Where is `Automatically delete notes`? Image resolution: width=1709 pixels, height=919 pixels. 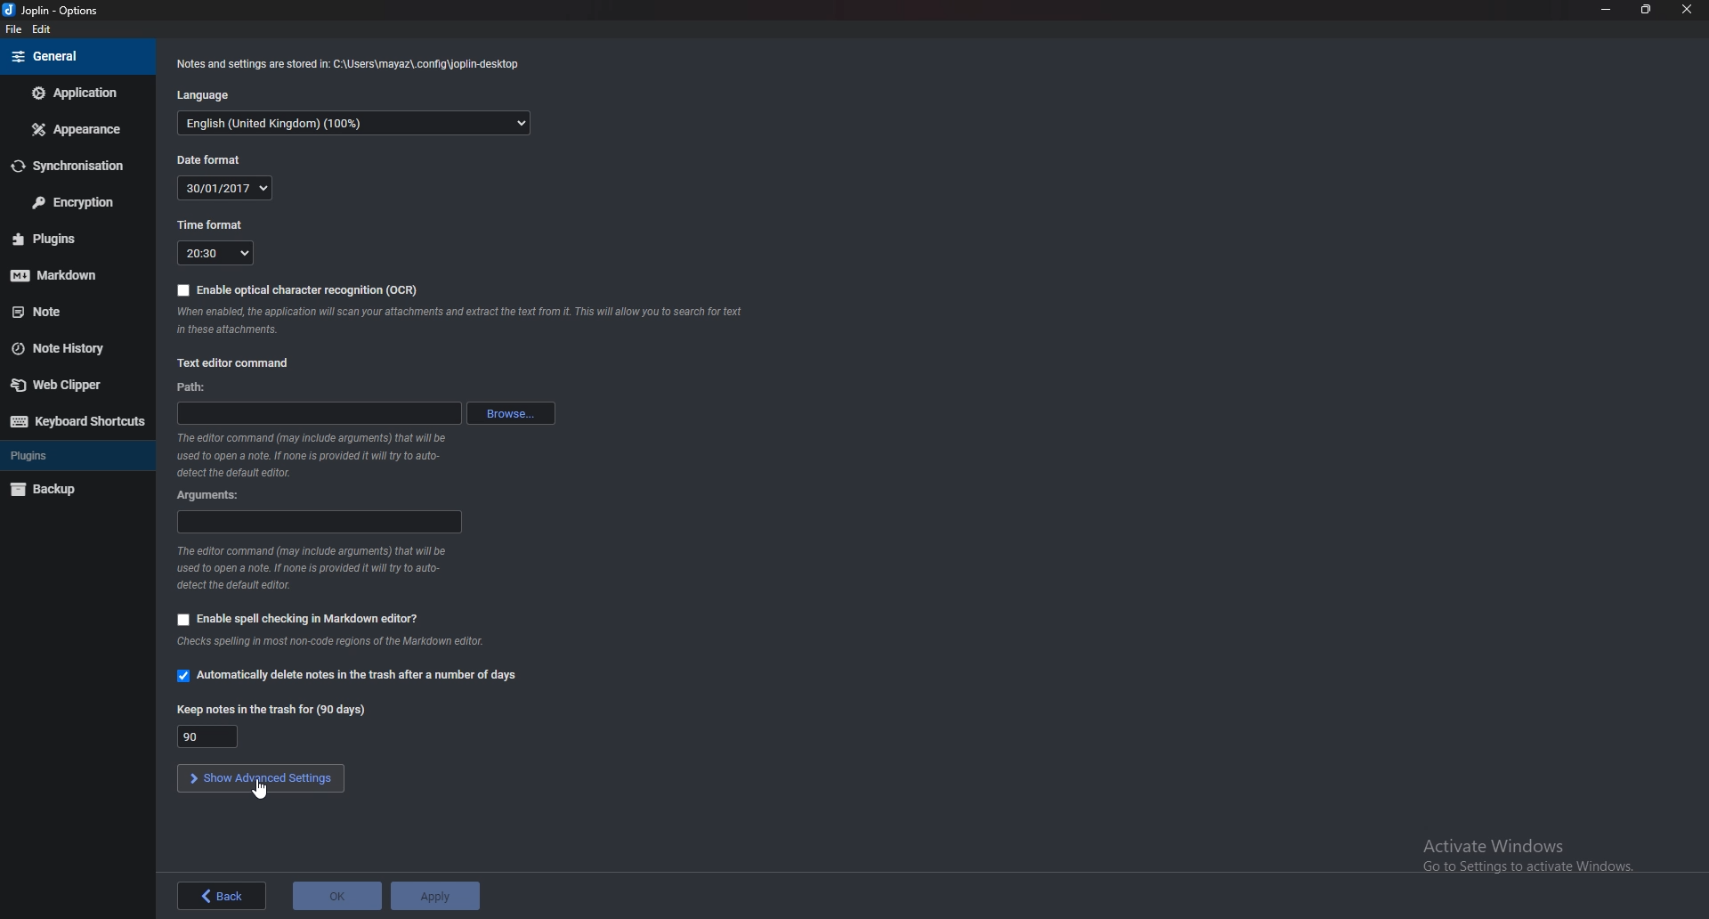
Automatically delete notes is located at coordinates (348, 674).